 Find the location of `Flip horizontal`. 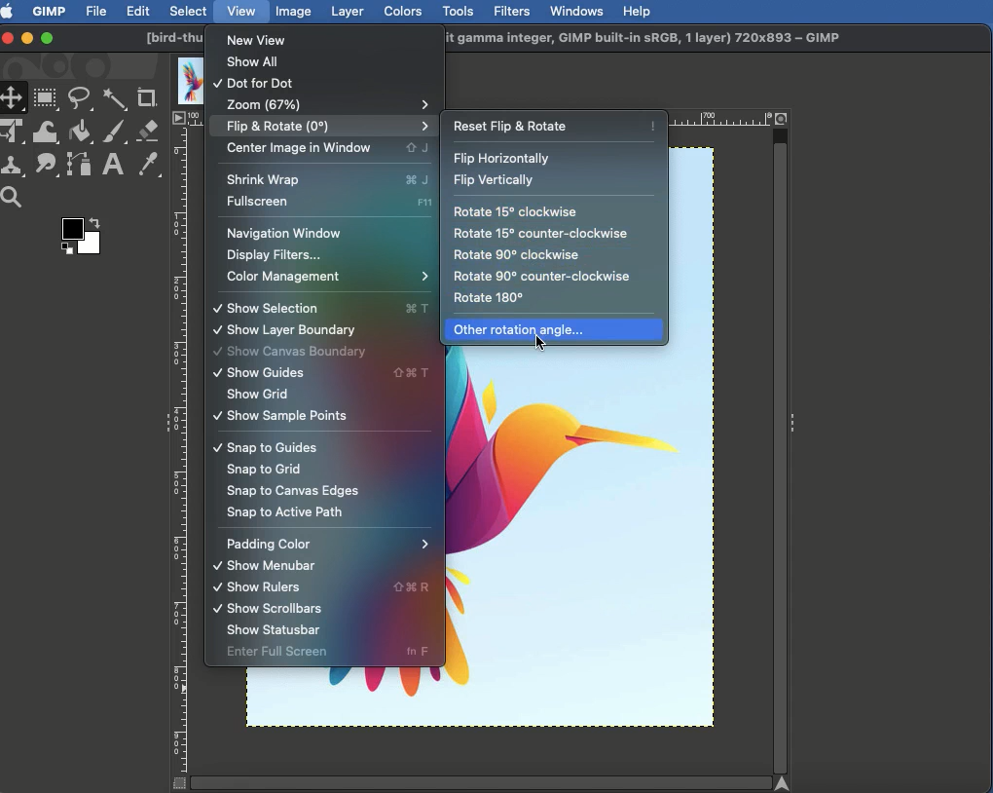

Flip horizontal is located at coordinates (506, 159).